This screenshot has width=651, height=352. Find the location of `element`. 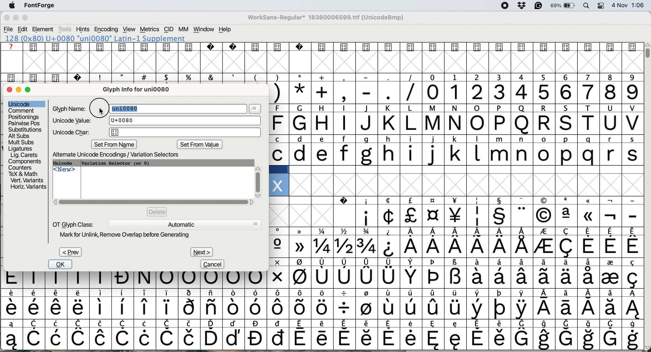

element is located at coordinates (44, 30).